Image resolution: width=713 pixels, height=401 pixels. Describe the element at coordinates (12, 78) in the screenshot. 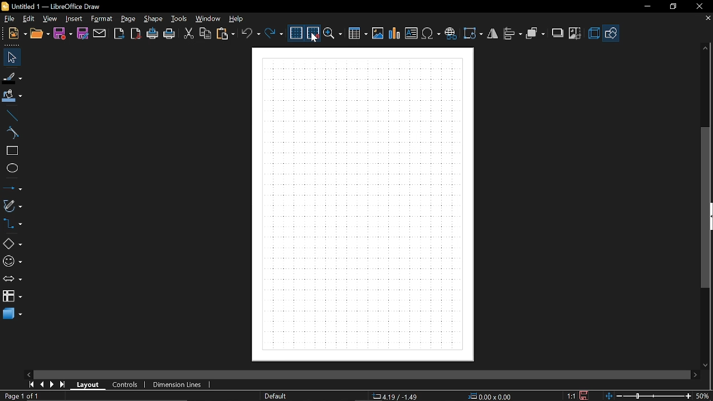

I see `fill line` at that location.